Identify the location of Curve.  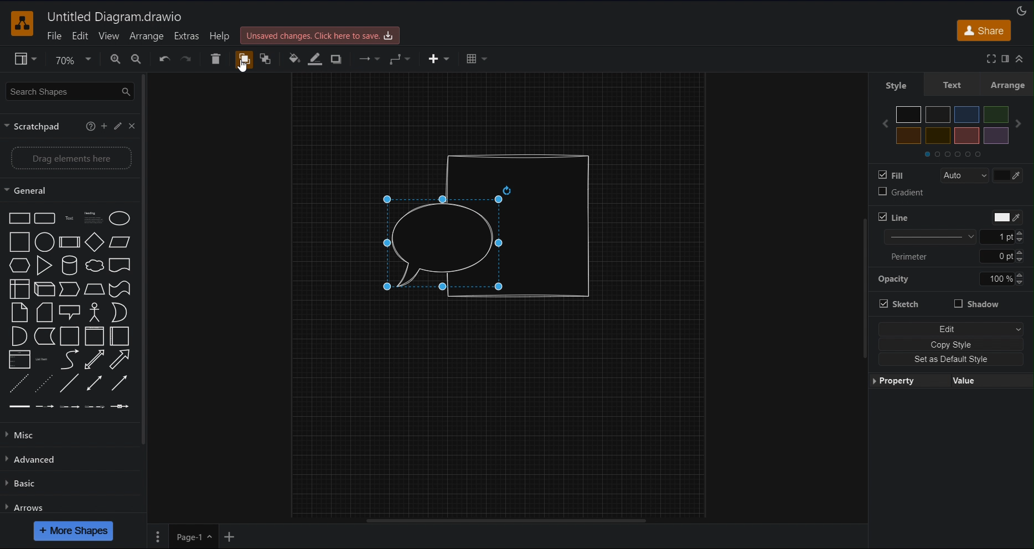
(70, 359).